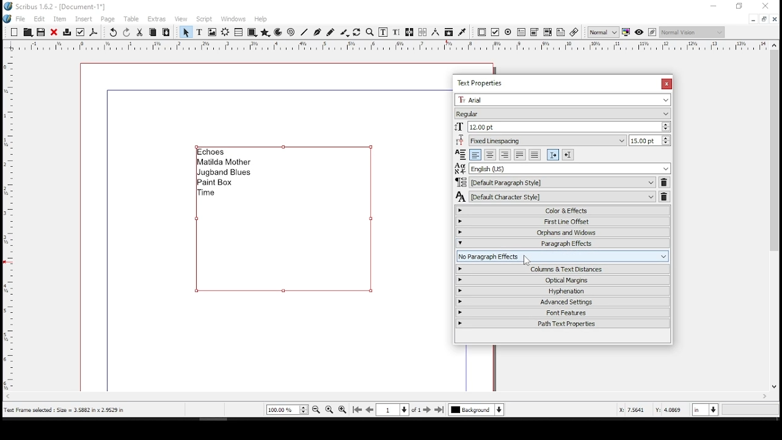 Image resolution: width=782 pixels, height=440 pixels. What do you see at coordinates (477, 409) in the screenshot?
I see `select layer` at bounding box center [477, 409].